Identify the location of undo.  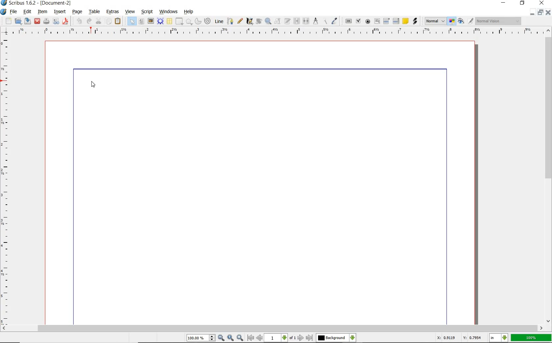
(80, 21).